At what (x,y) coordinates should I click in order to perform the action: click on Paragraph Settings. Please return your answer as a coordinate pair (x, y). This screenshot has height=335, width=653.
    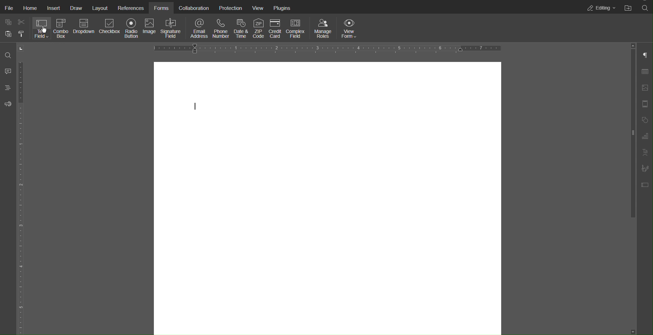
    Looking at the image, I should click on (645, 55).